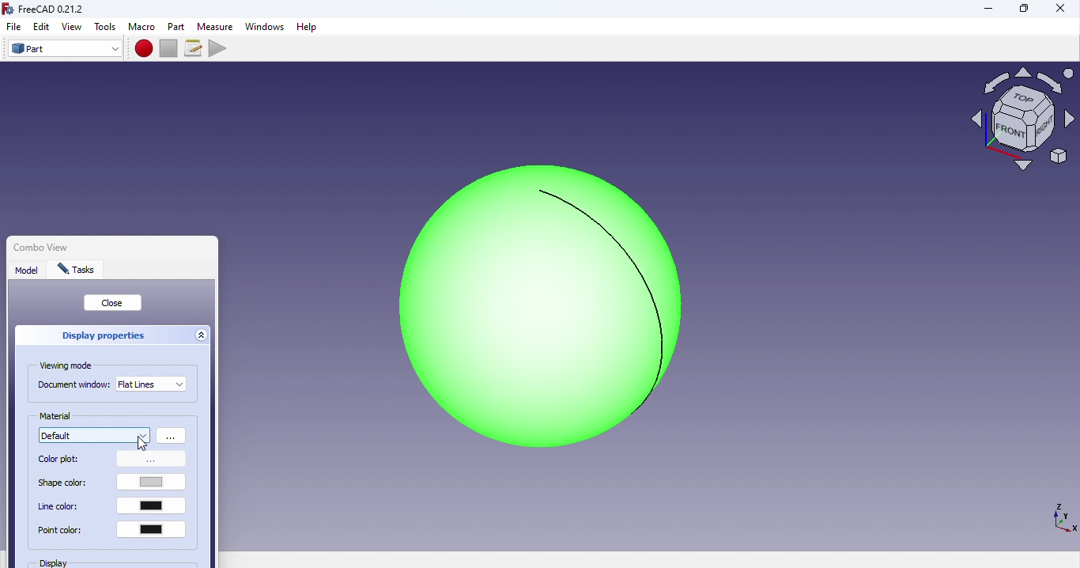  I want to click on Line color, so click(113, 507).